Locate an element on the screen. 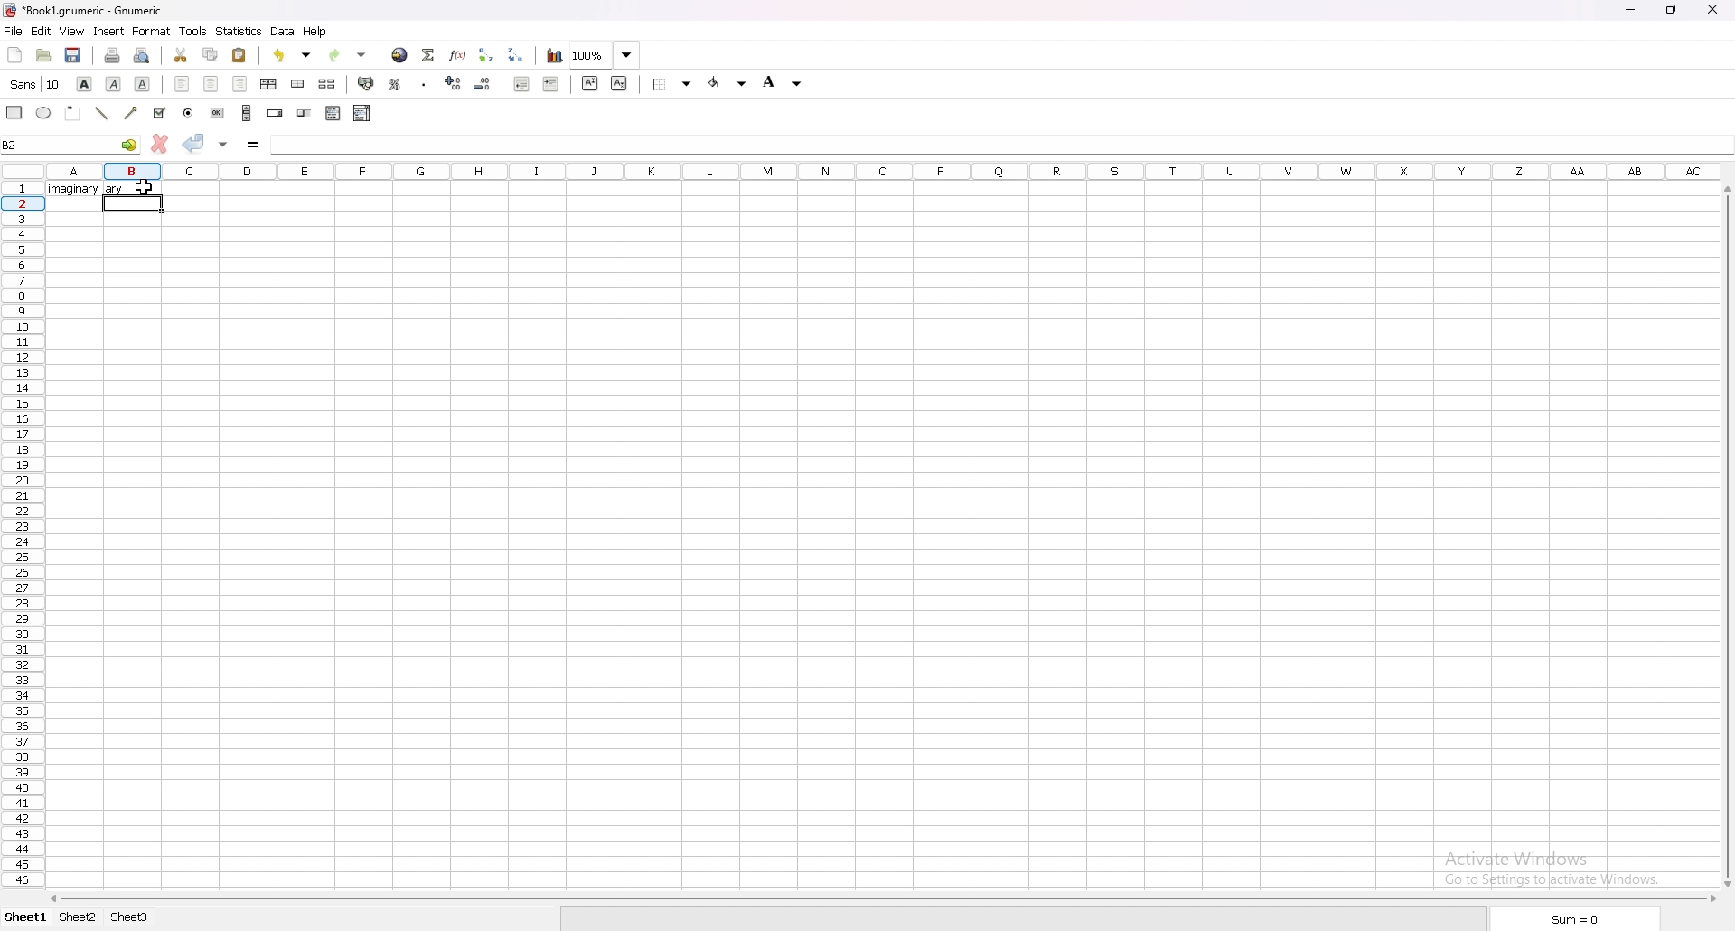  file name is located at coordinates (84, 11).